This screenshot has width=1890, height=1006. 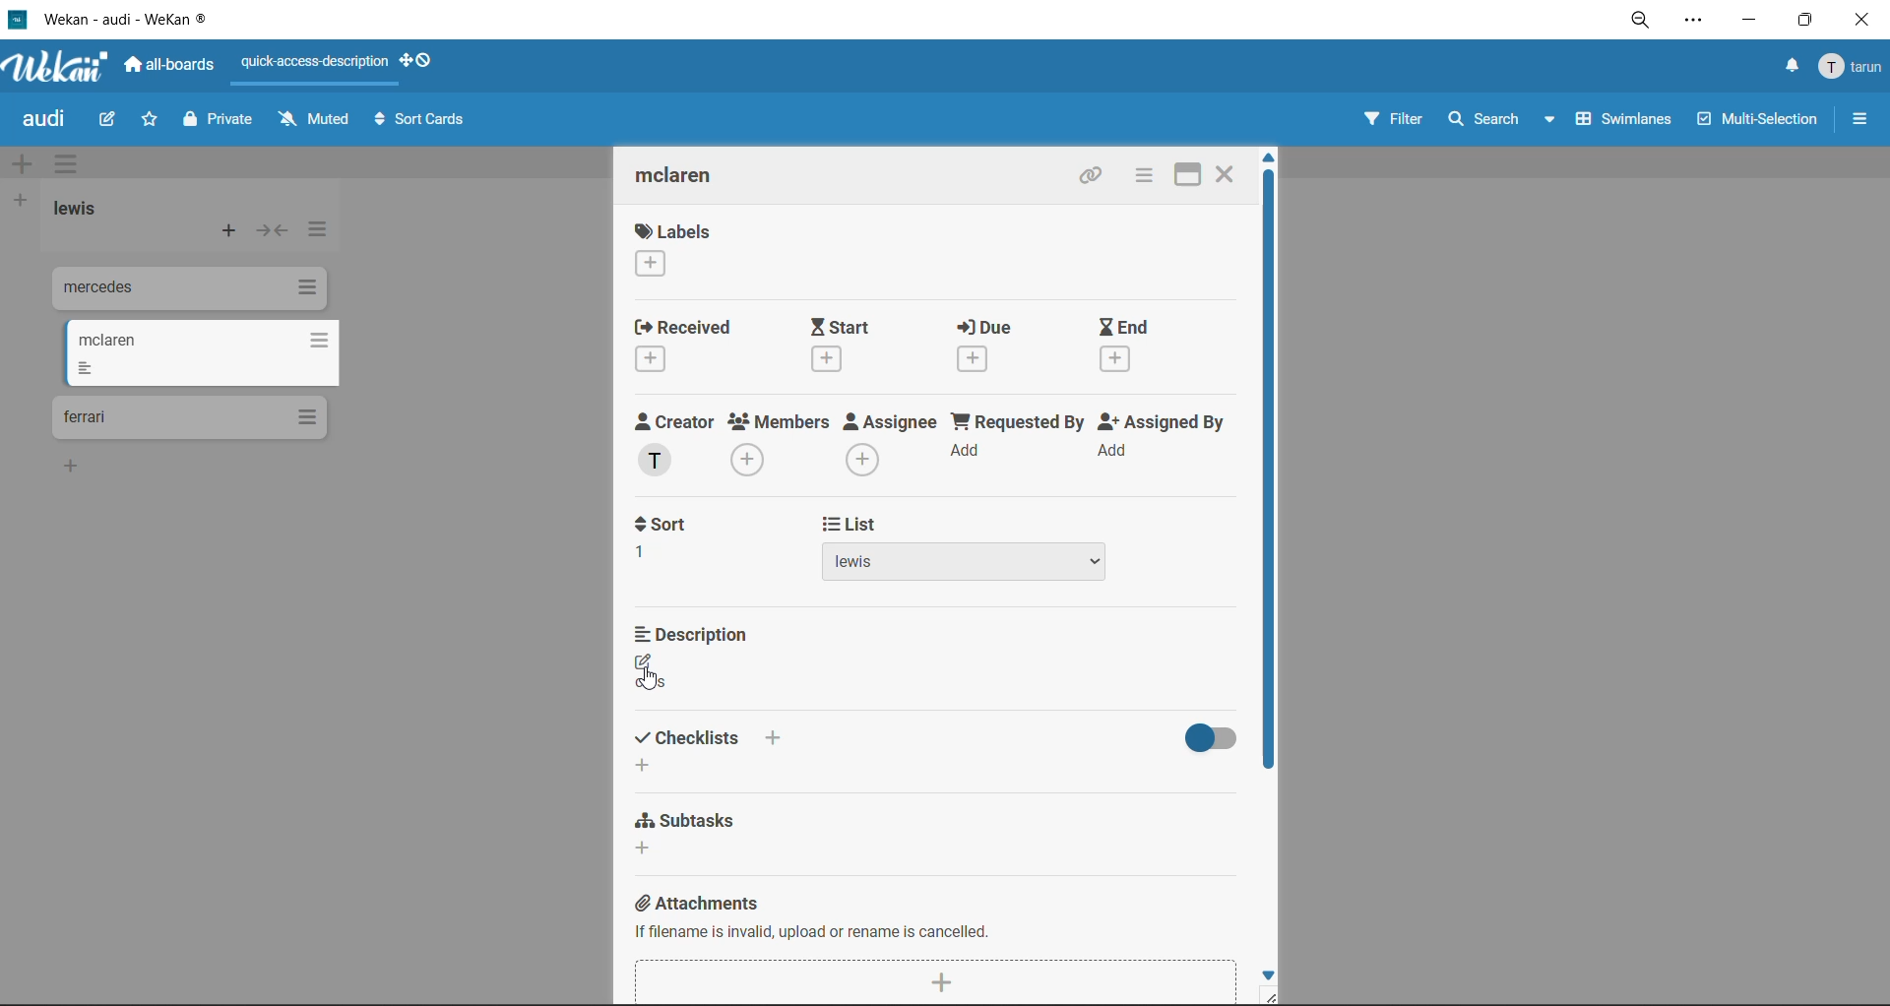 I want to click on end, so click(x=1144, y=347).